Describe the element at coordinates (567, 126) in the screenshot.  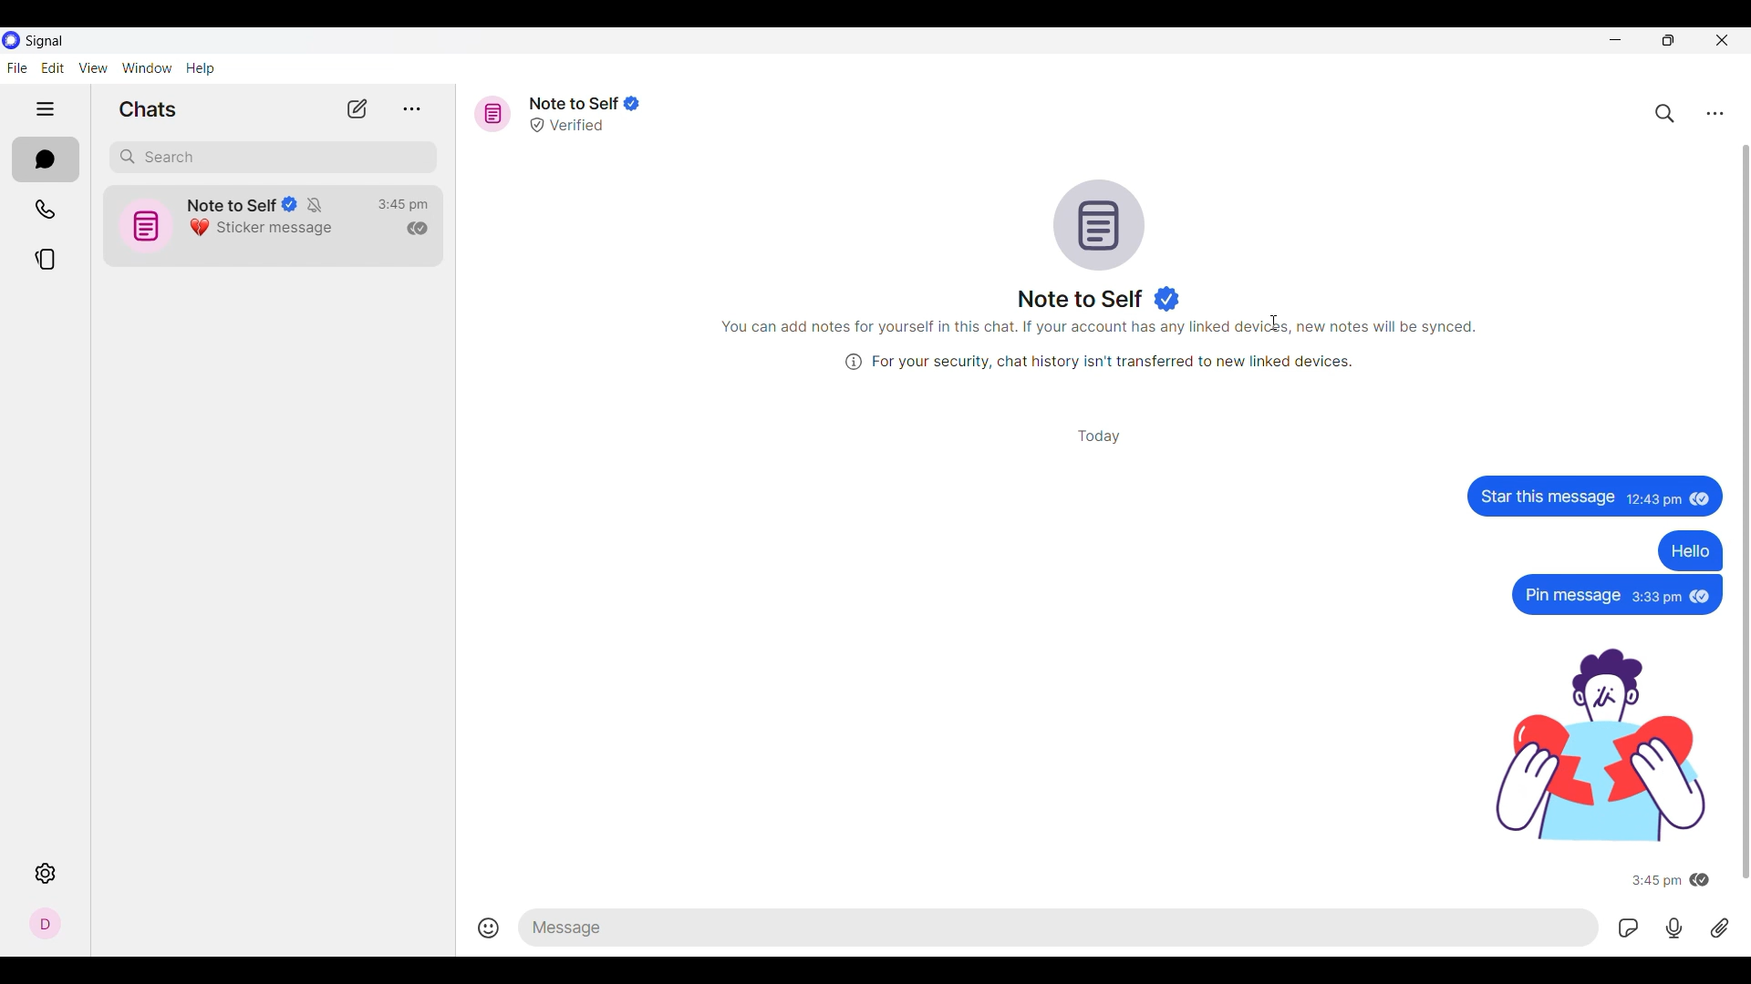
I see `Verified` at that location.